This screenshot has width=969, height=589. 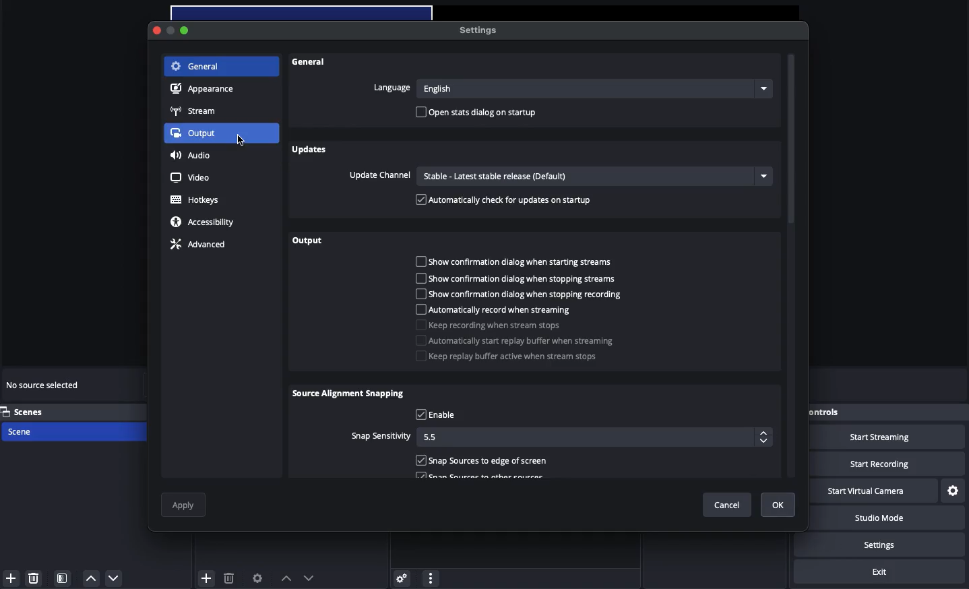 What do you see at coordinates (44, 387) in the screenshot?
I see `No source selected` at bounding box center [44, 387].